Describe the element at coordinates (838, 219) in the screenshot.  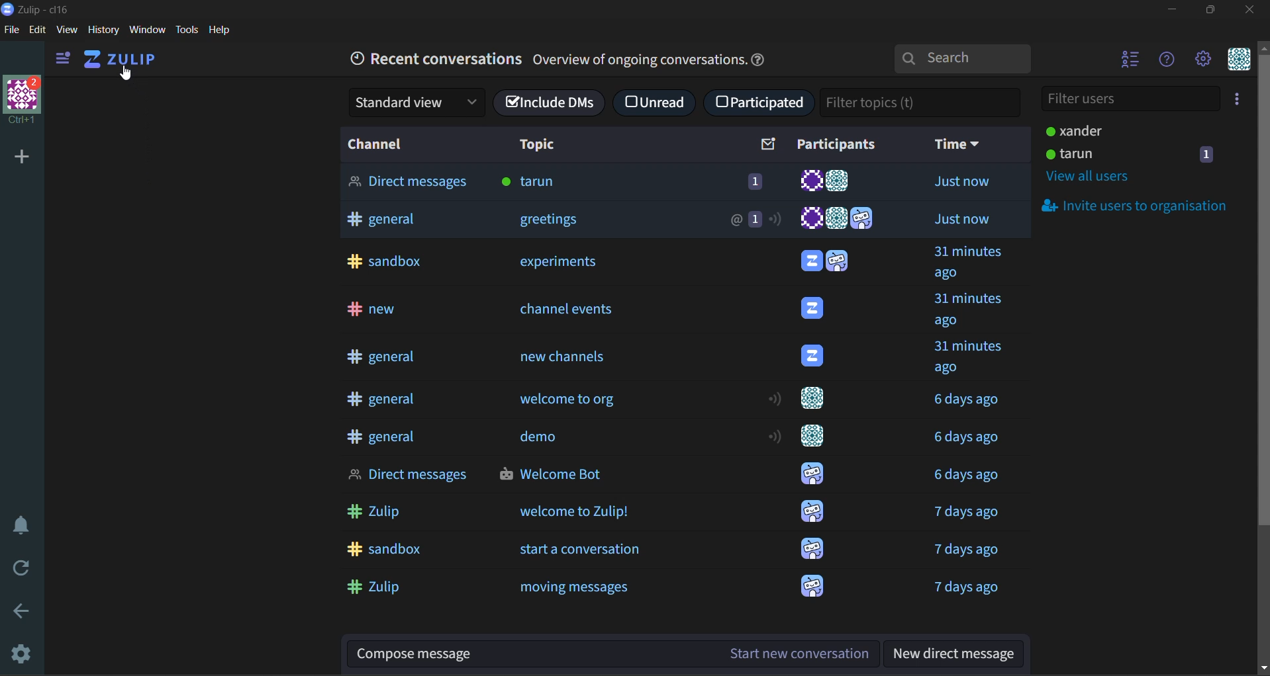
I see `Users` at that location.